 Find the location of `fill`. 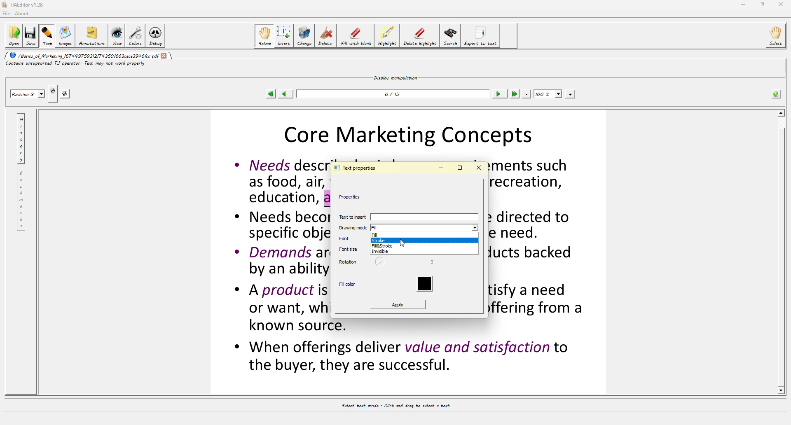

fill is located at coordinates (376, 234).